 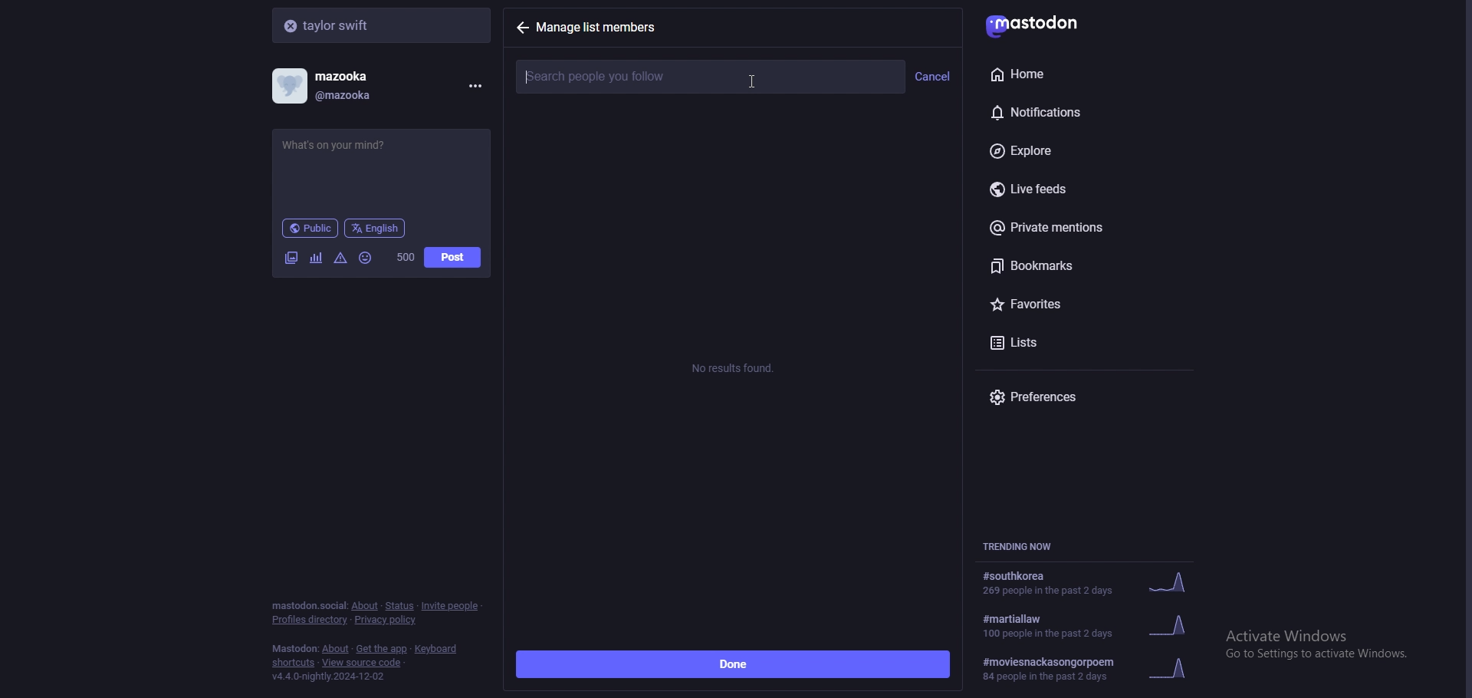 What do you see at coordinates (1089, 397) in the screenshot?
I see `preferences` at bounding box center [1089, 397].